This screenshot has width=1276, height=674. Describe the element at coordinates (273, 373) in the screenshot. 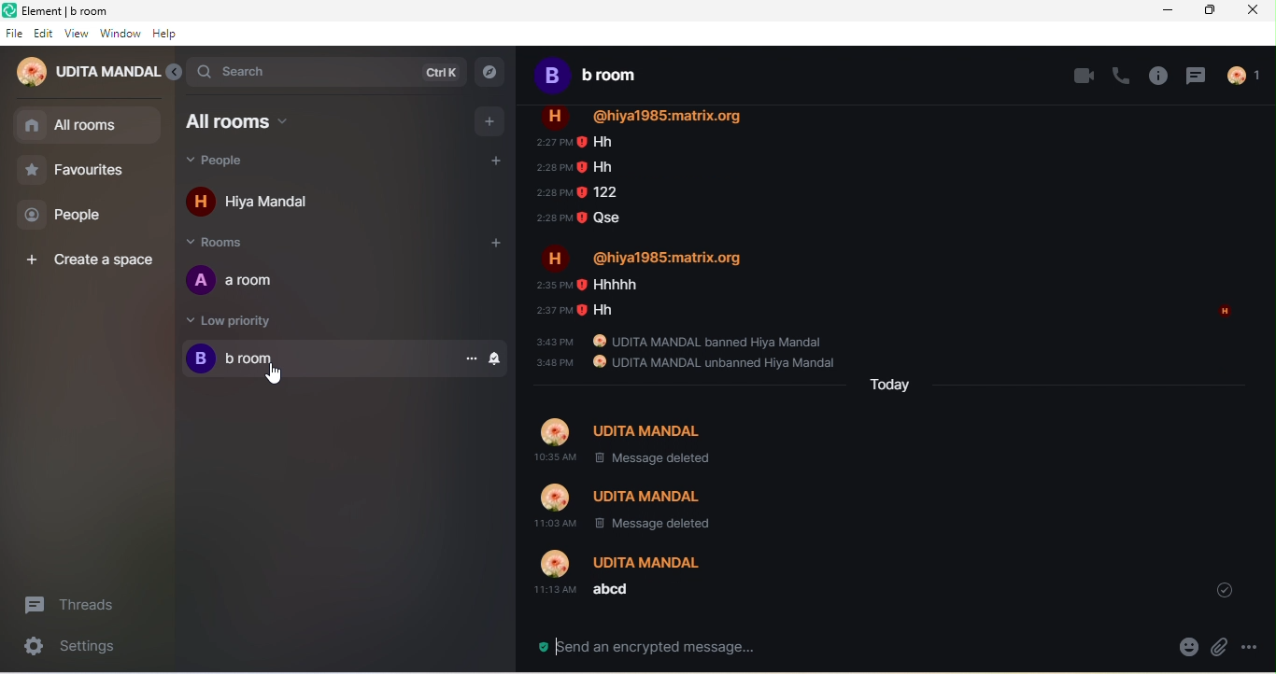

I see `Cursor` at that location.